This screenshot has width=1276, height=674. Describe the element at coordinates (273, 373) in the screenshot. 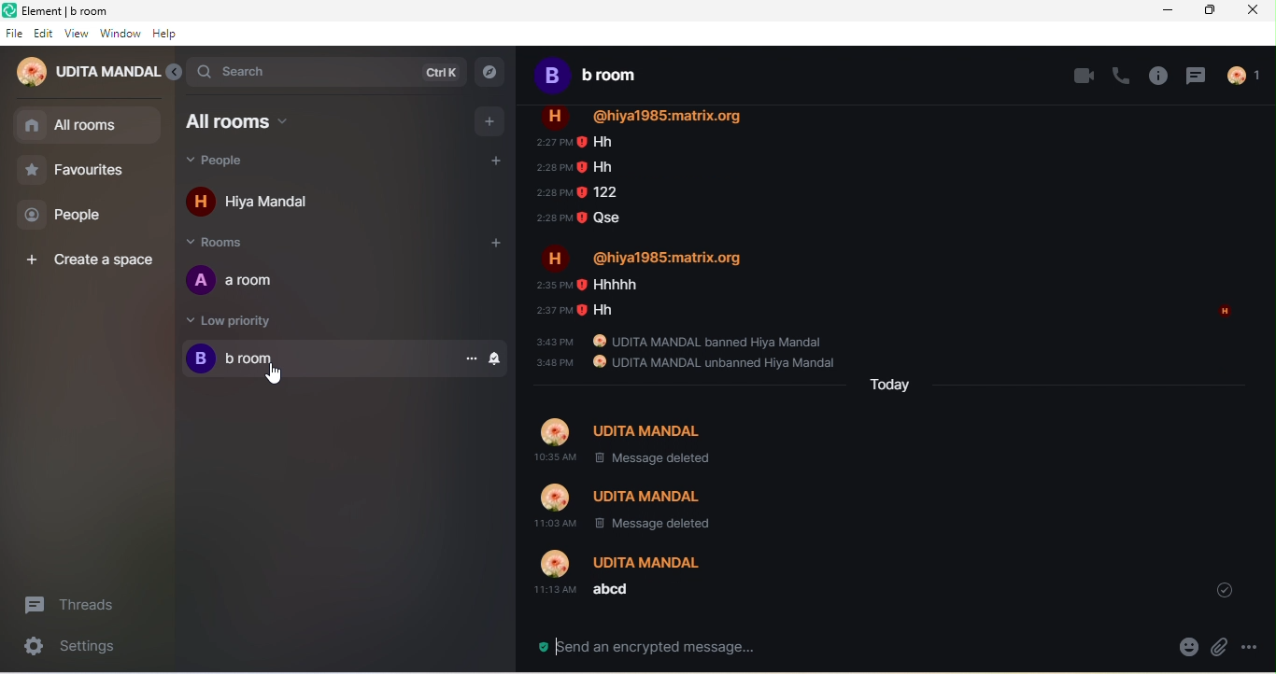

I see `Cursor` at that location.